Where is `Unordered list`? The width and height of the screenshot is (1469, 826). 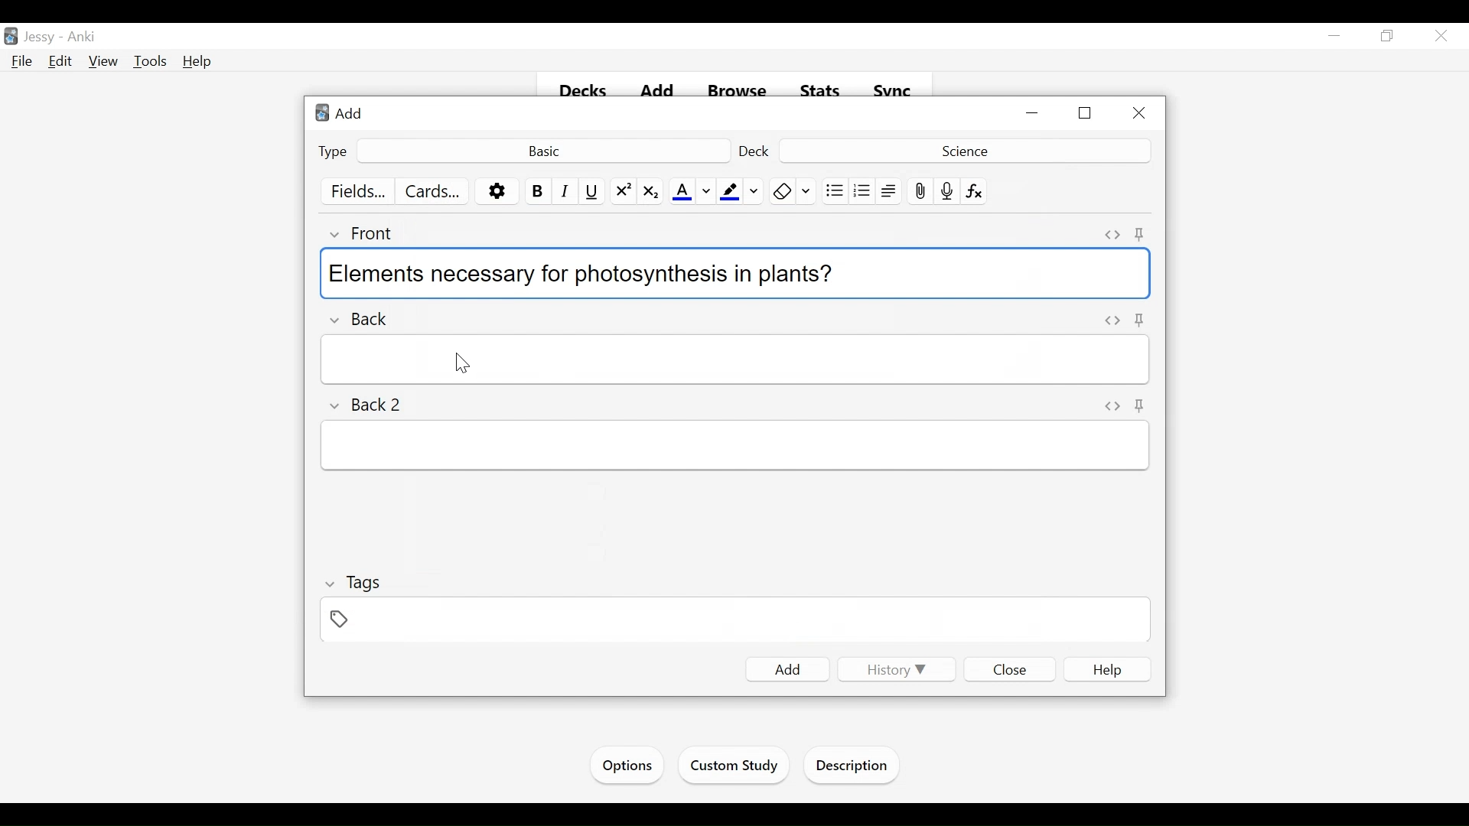 Unordered list is located at coordinates (834, 191).